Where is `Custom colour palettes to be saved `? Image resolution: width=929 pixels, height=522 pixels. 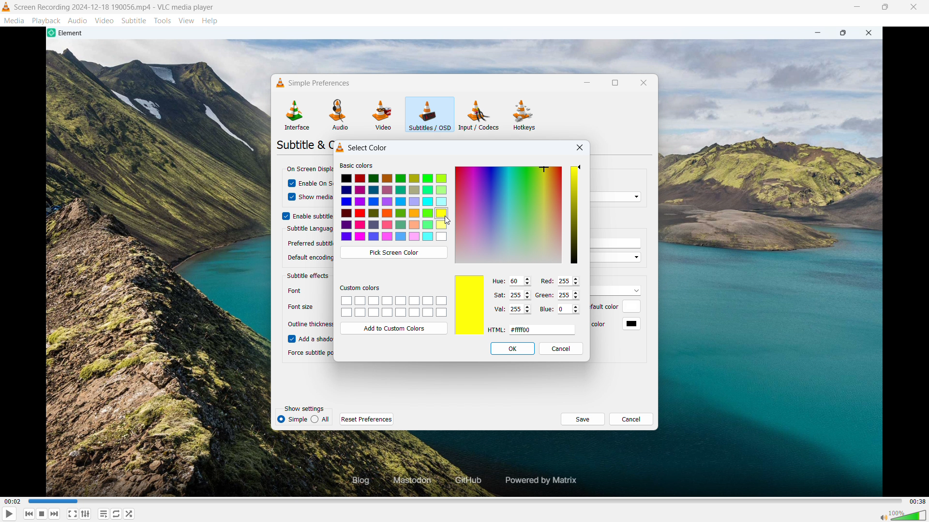
Custom colour palettes to be saved  is located at coordinates (393, 306).